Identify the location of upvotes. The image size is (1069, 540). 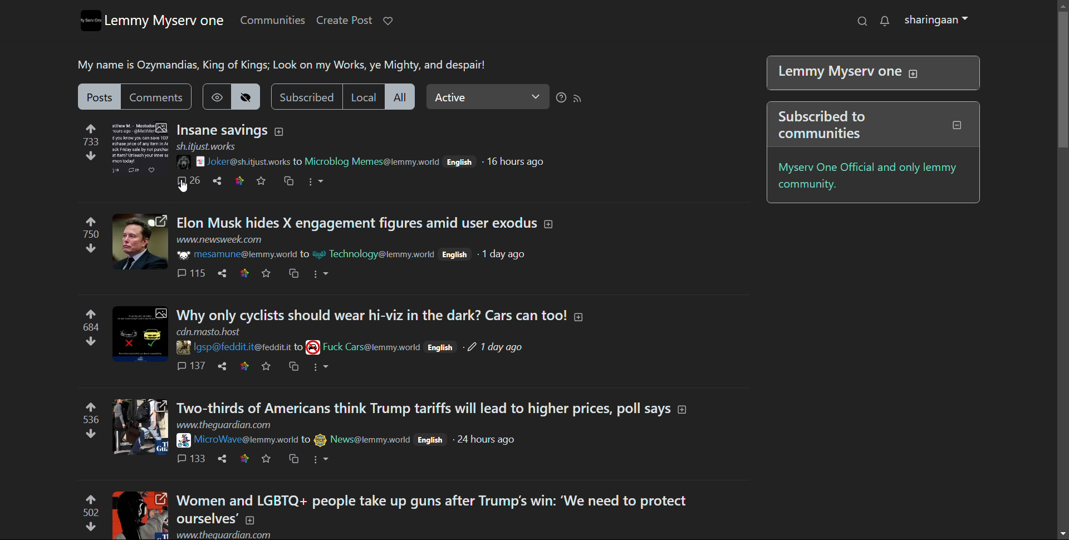
(91, 311).